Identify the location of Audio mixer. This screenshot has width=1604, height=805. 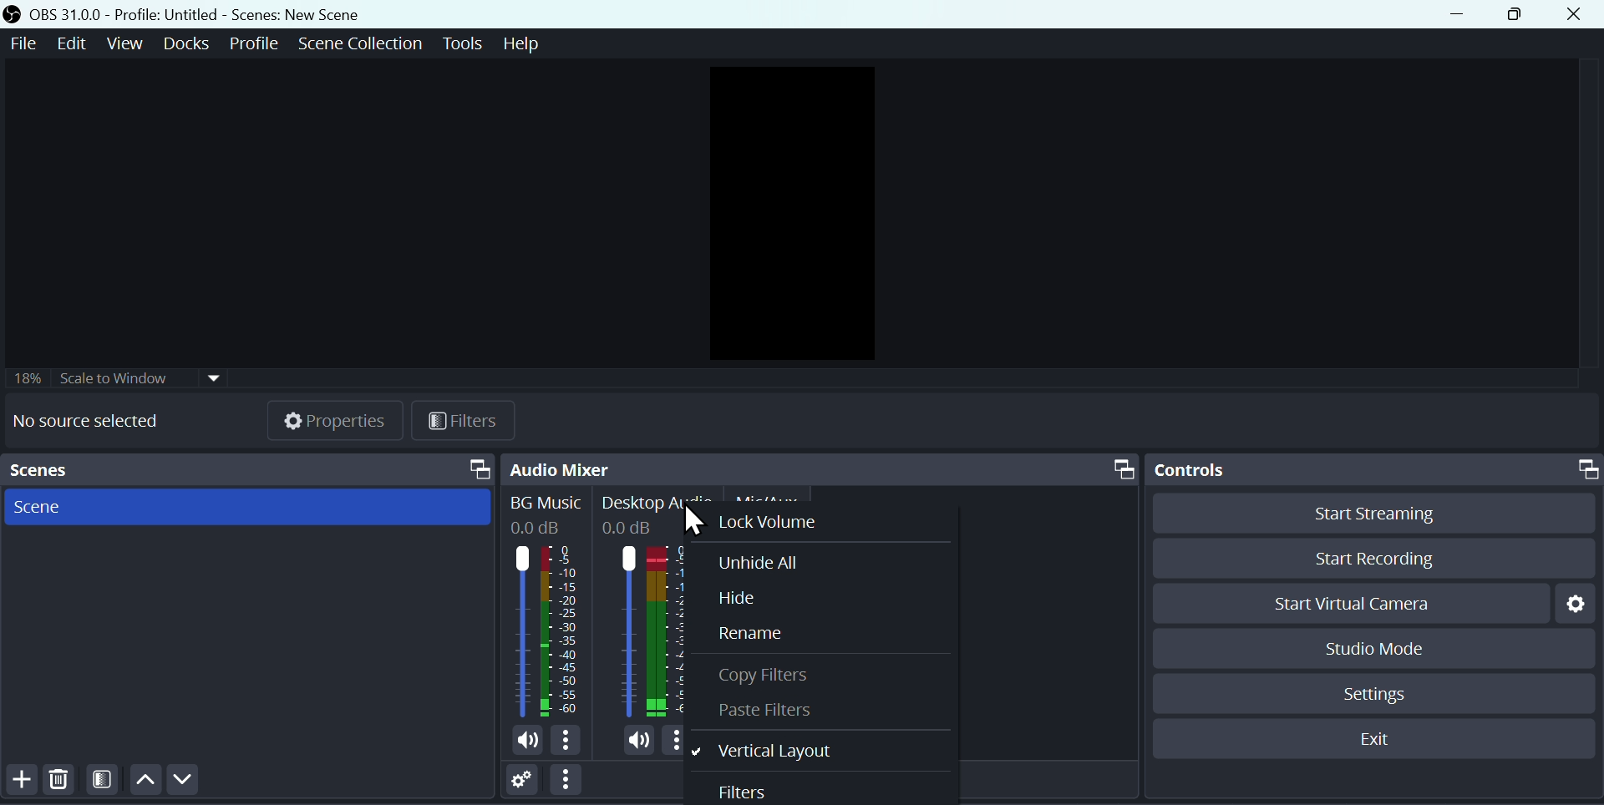
(821, 470).